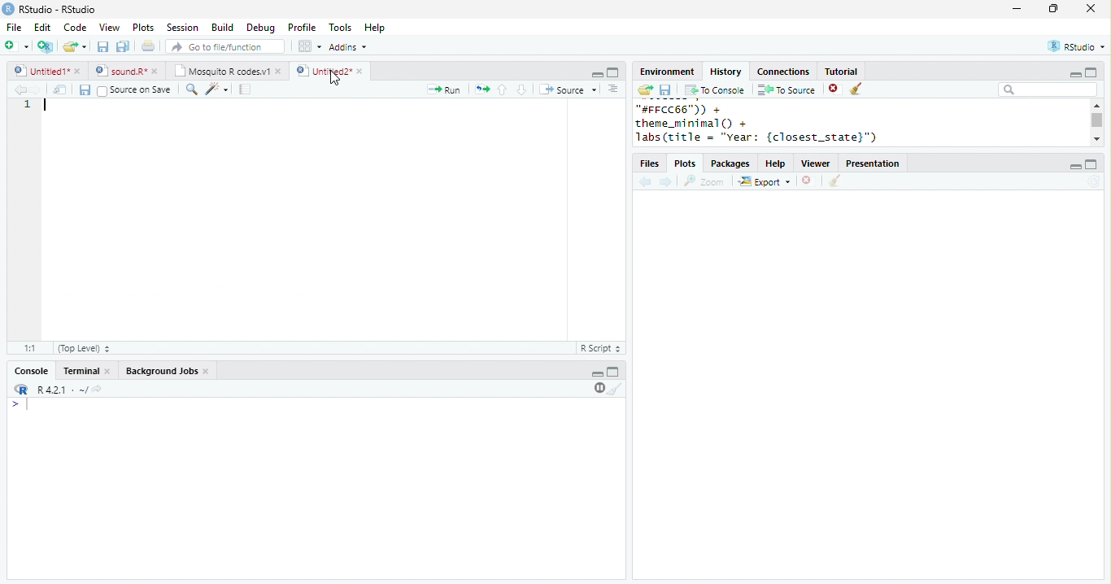 The width and height of the screenshot is (1111, 584). I want to click on search, so click(192, 89).